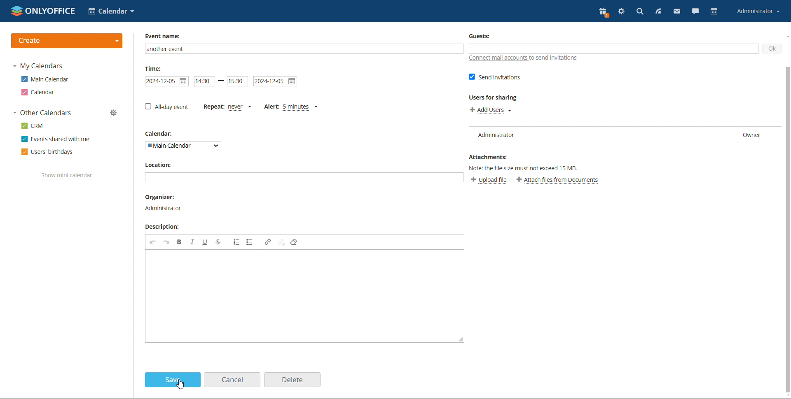  I want to click on description, so click(163, 226).